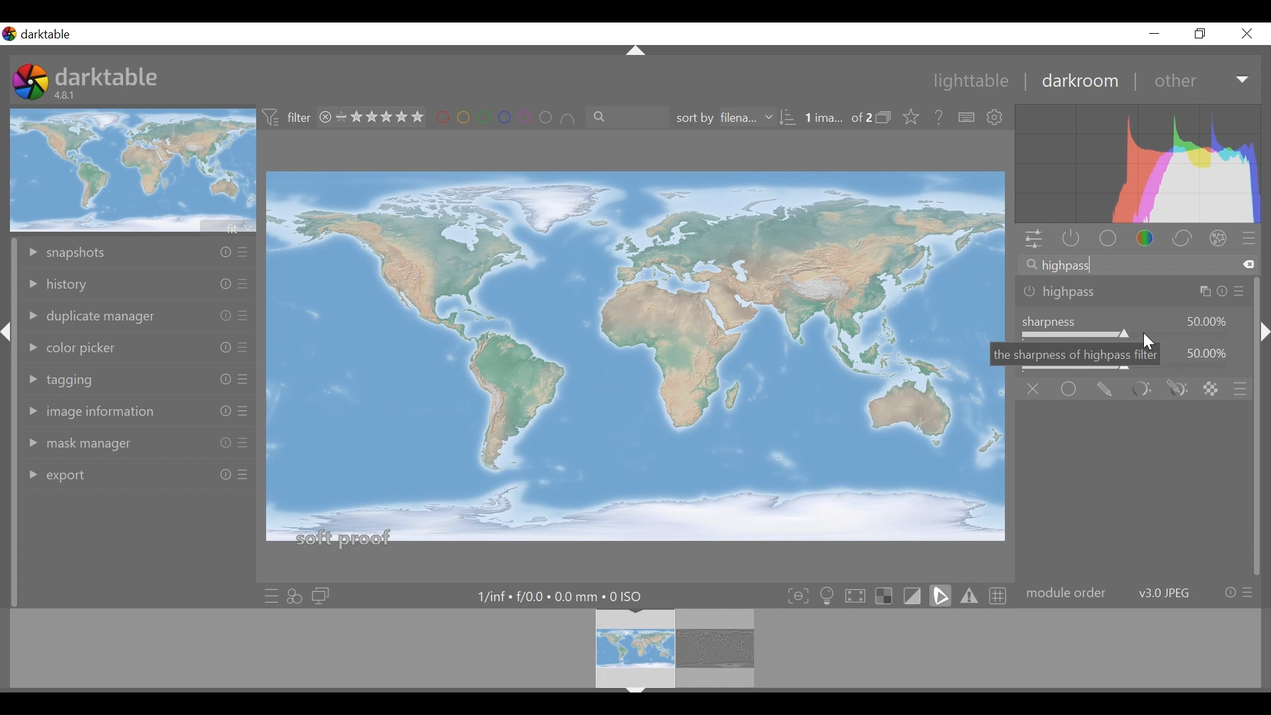  What do you see at coordinates (1141, 388) in the screenshot?
I see `parametric mask` at bounding box center [1141, 388].